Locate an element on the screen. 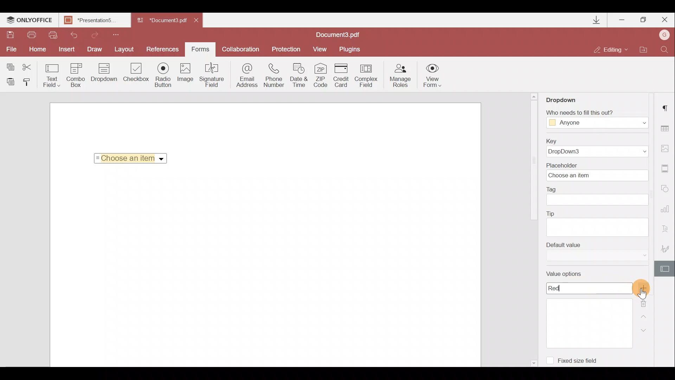  Text field is located at coordinates (51, 75).